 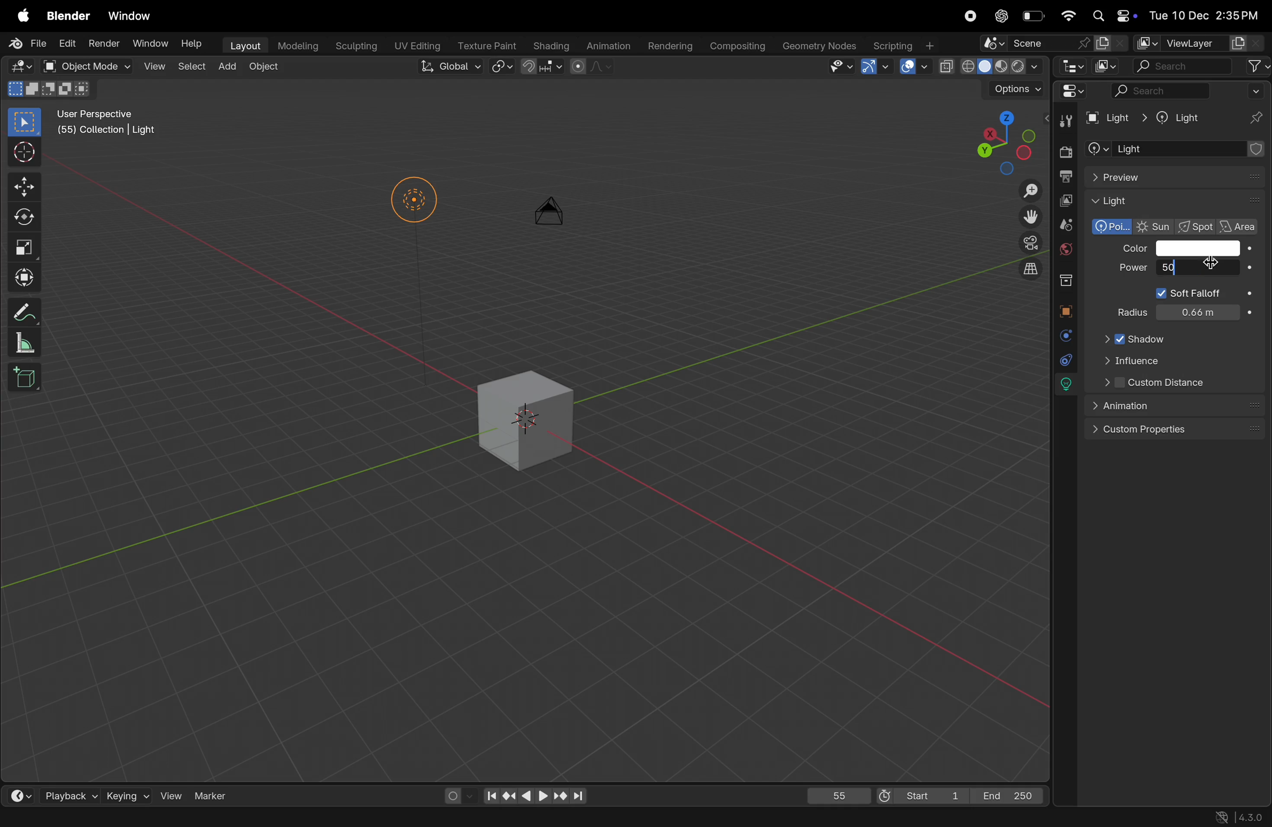 I want to click on compsing, so click(x=741, y=44).